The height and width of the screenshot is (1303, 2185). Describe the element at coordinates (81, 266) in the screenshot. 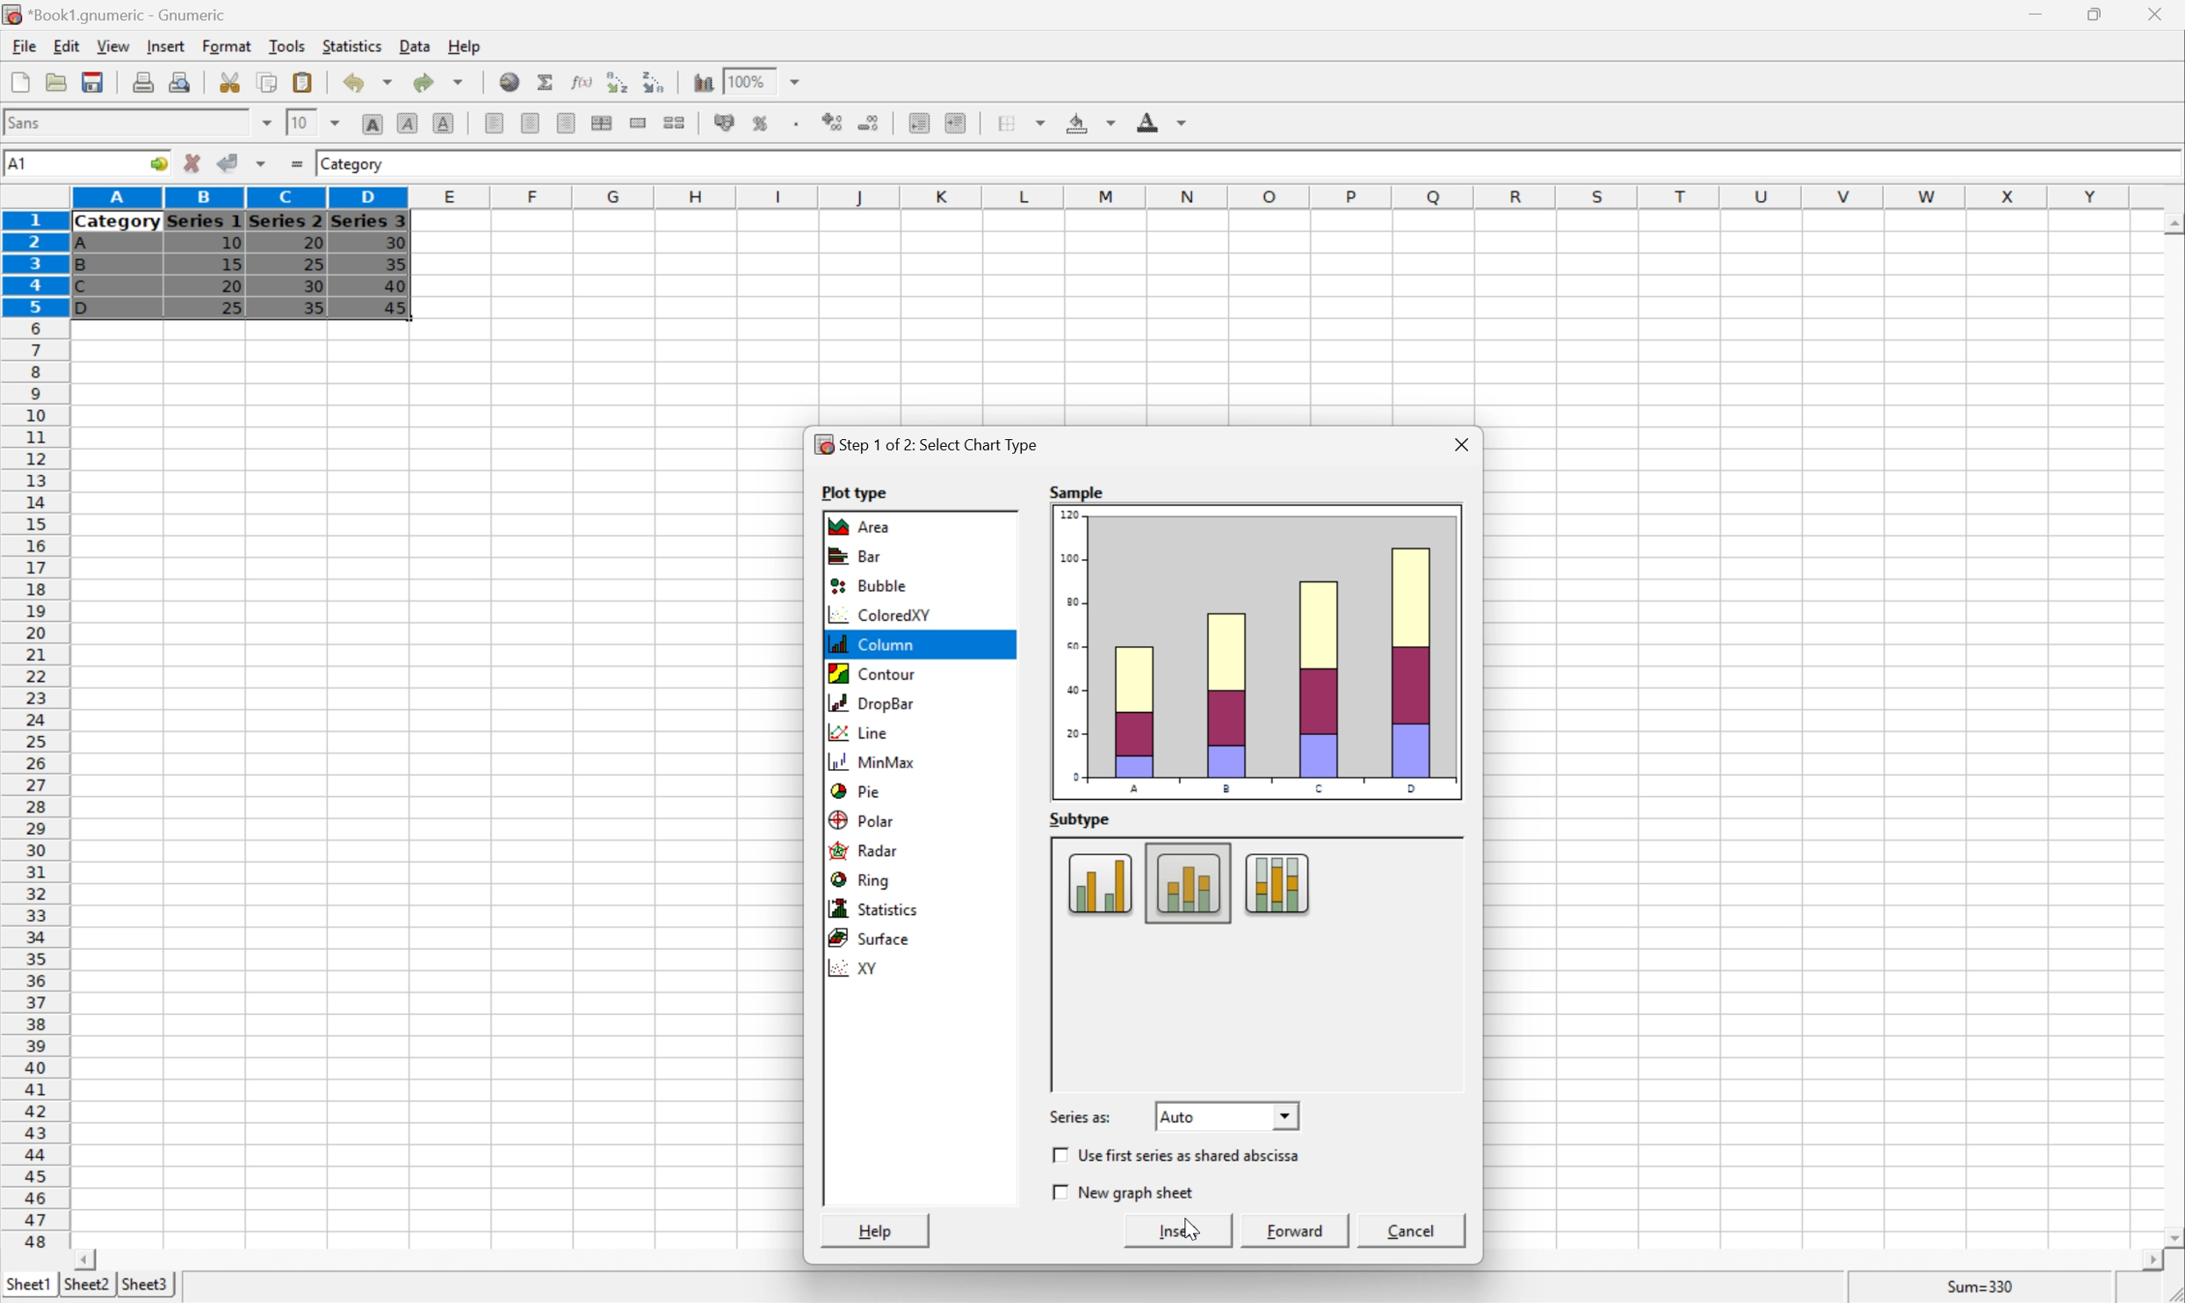

I see `B` at that location.